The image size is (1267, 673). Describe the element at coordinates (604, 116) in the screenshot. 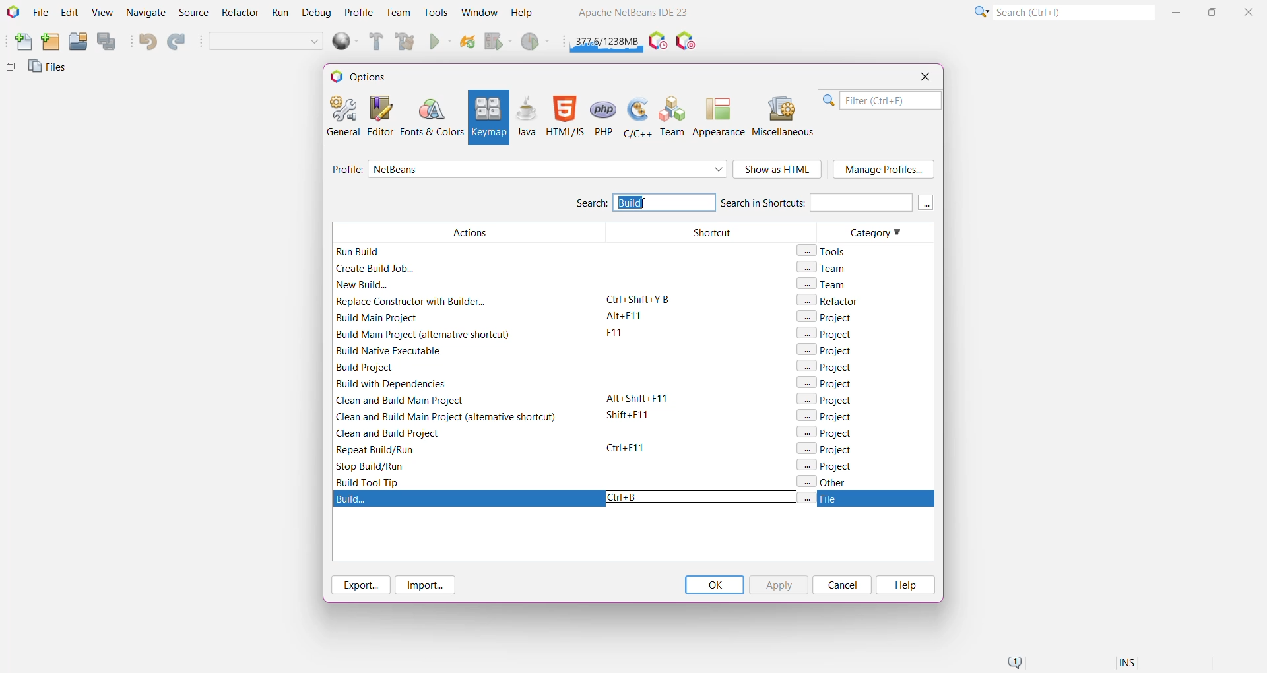

I see `PHP` at that location.